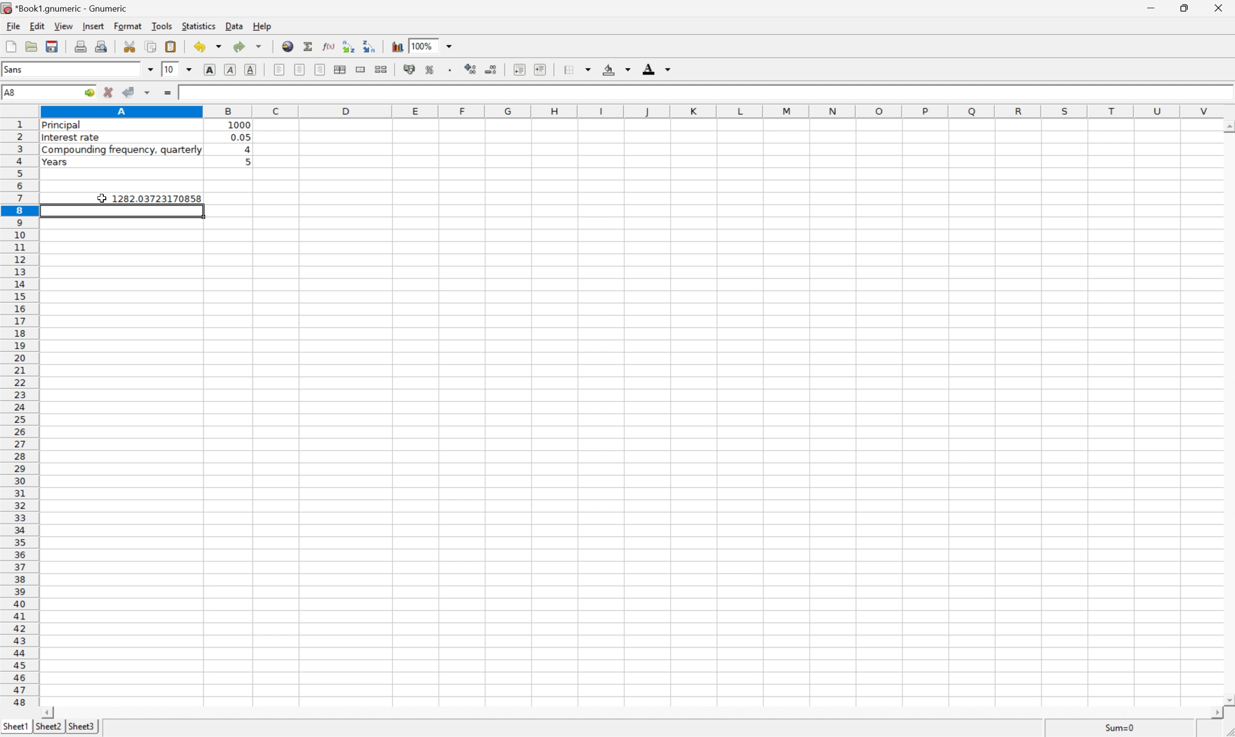  I want to click on 10, so click(170, 70).